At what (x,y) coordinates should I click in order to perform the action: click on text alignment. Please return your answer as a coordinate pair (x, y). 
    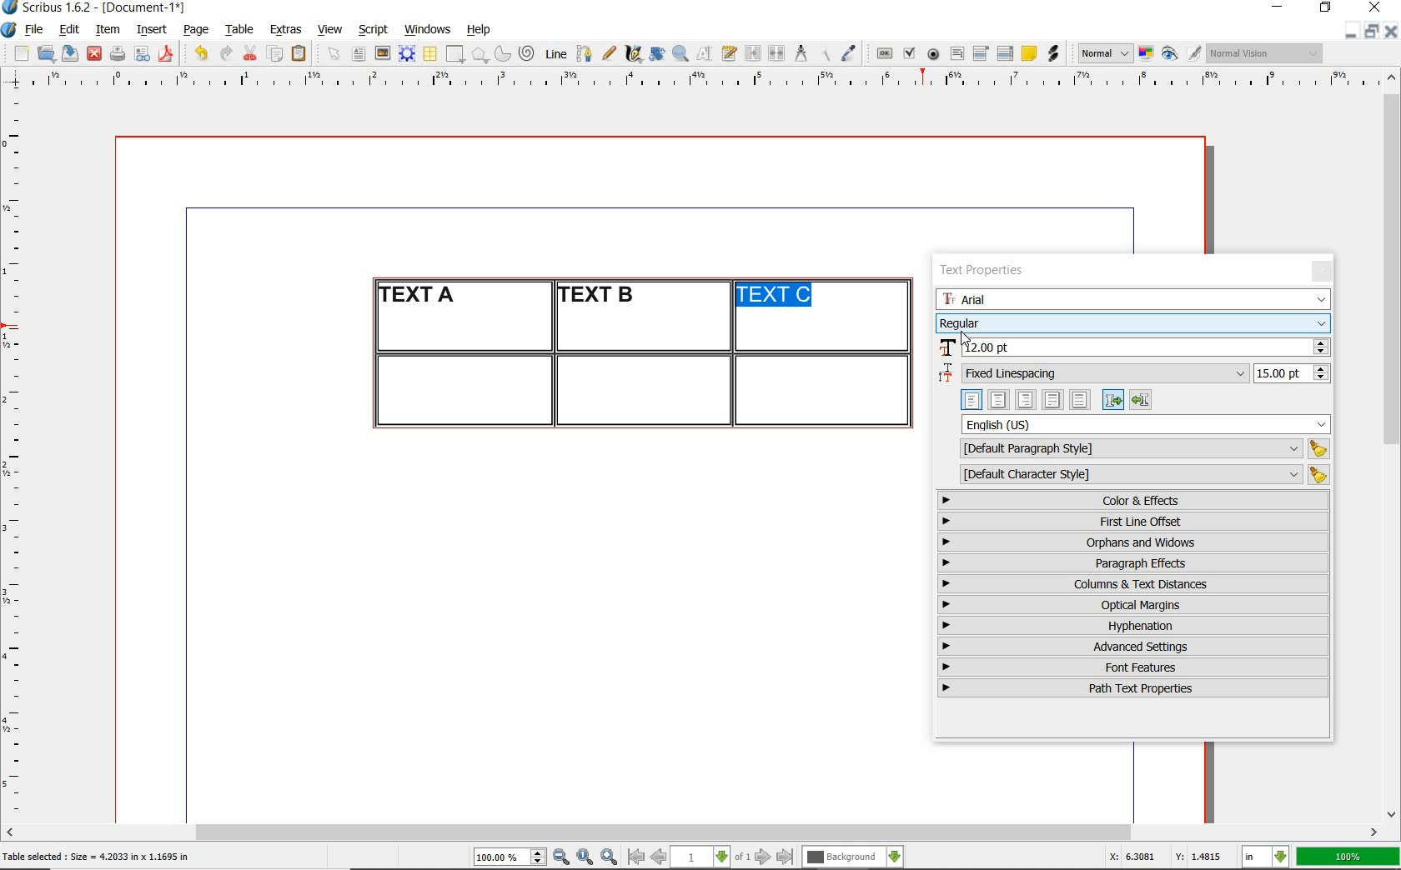
    Looking at the image, I should click on (1056, 399).